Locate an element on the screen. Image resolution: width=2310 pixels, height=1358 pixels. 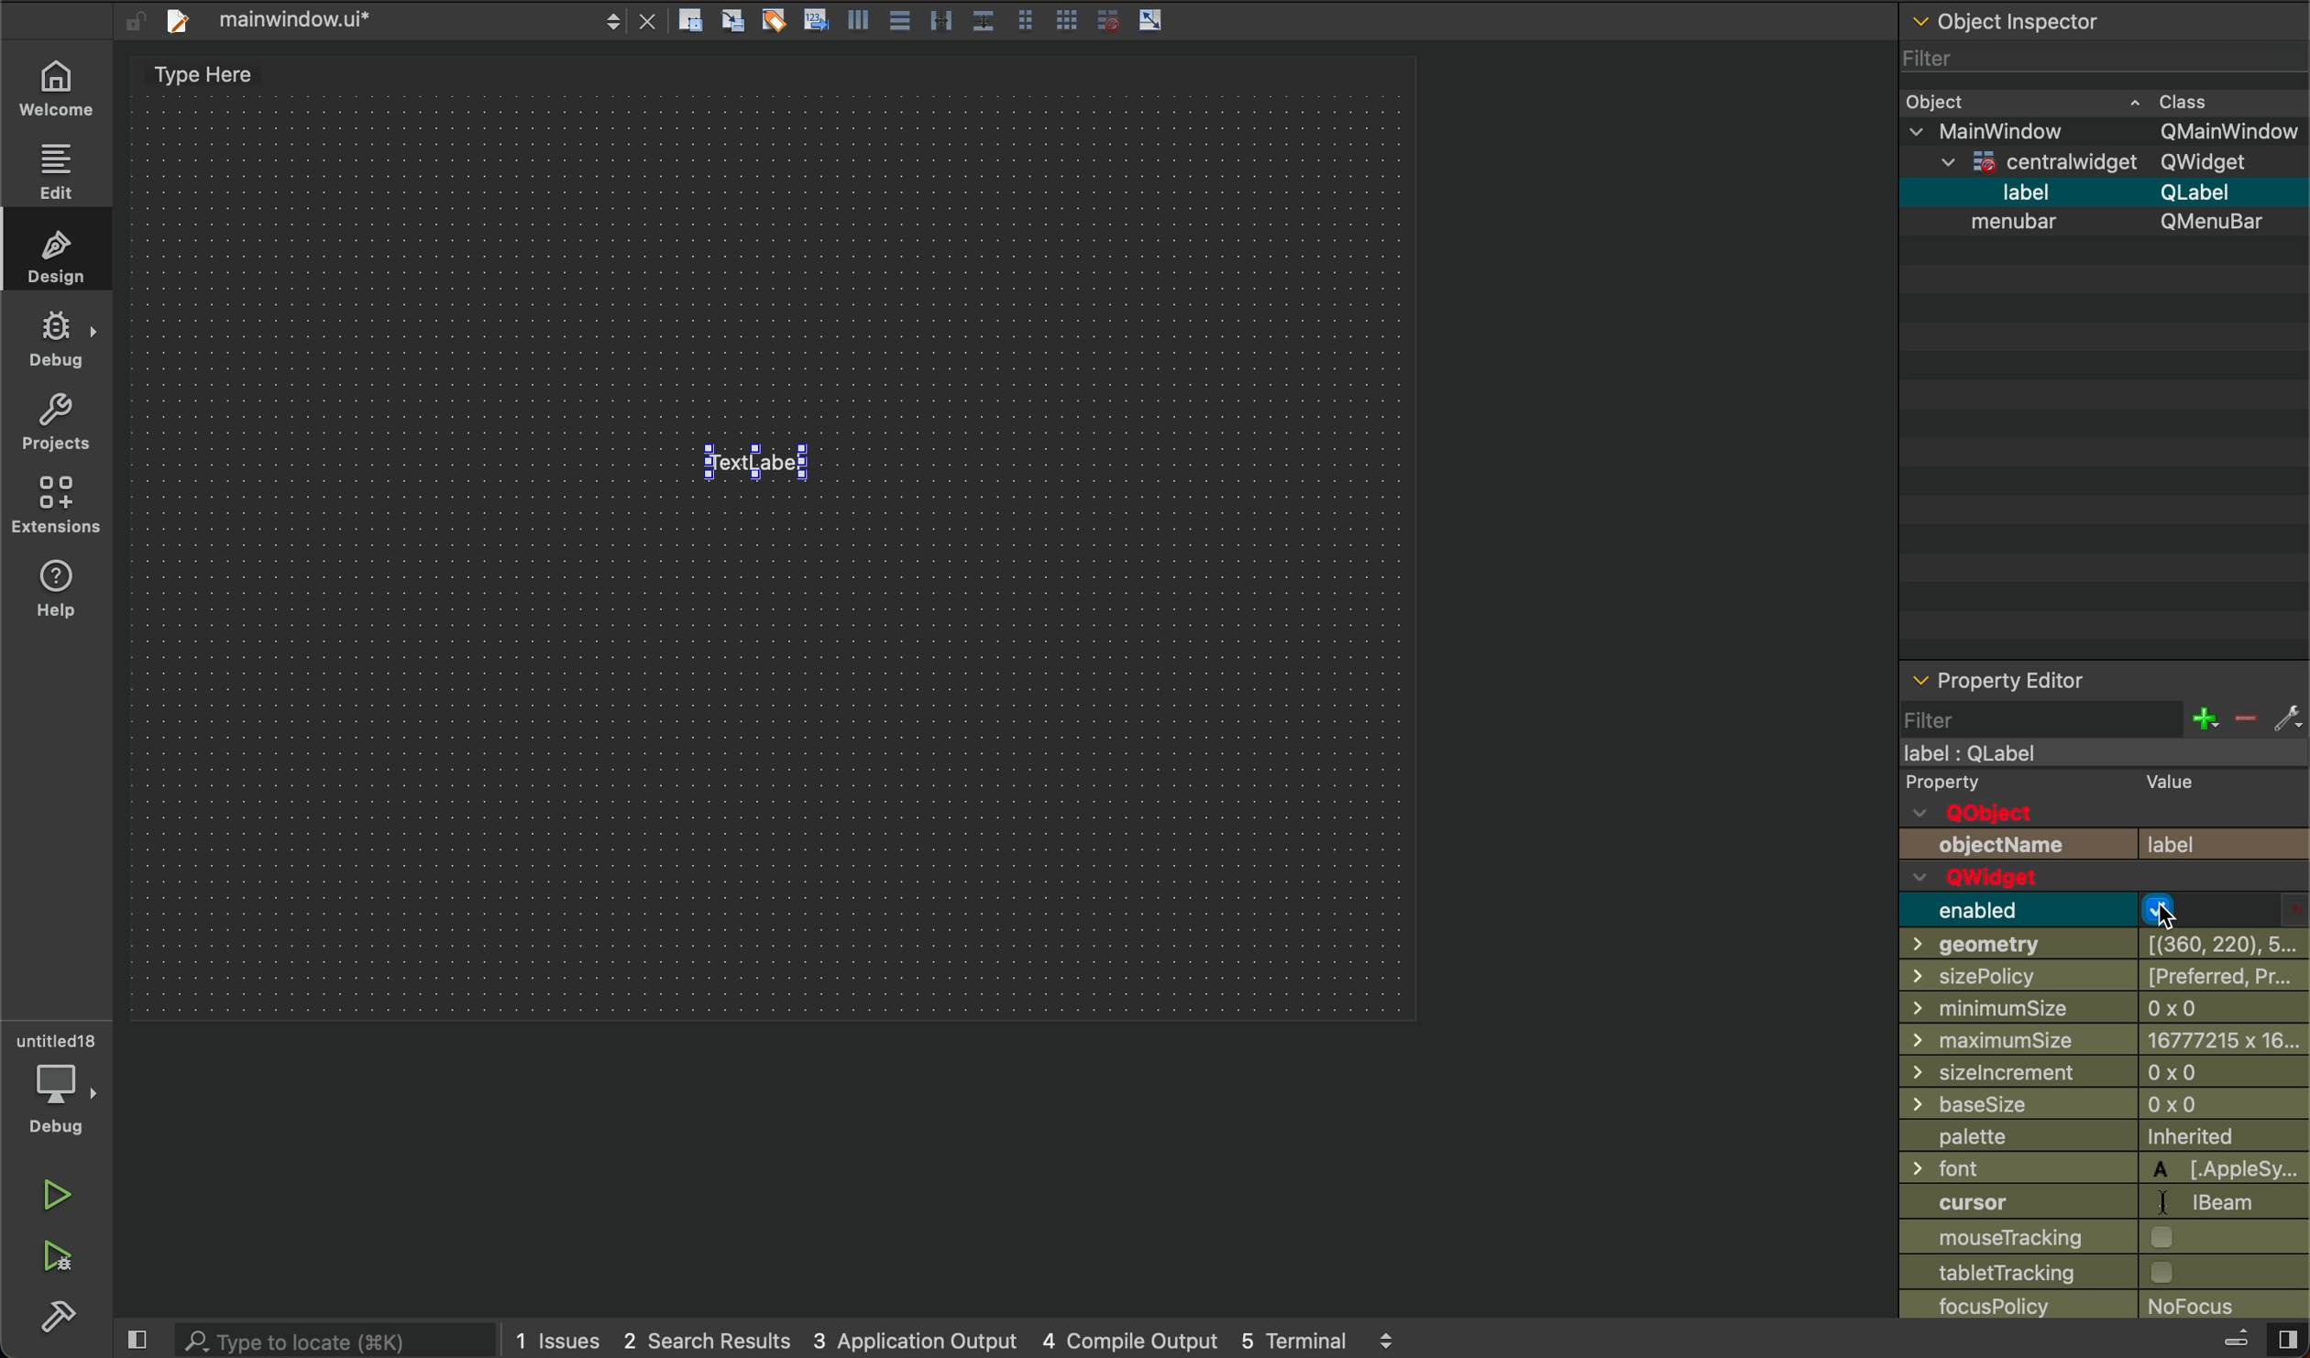
inherited is located at coordinates (2212, 1139).